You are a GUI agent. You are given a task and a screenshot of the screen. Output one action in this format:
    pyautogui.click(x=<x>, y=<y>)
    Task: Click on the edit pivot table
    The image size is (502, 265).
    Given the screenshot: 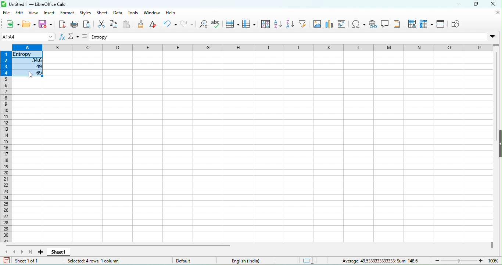 What is the action you would take?
    pyautogui.click(x=344, y=24)
    